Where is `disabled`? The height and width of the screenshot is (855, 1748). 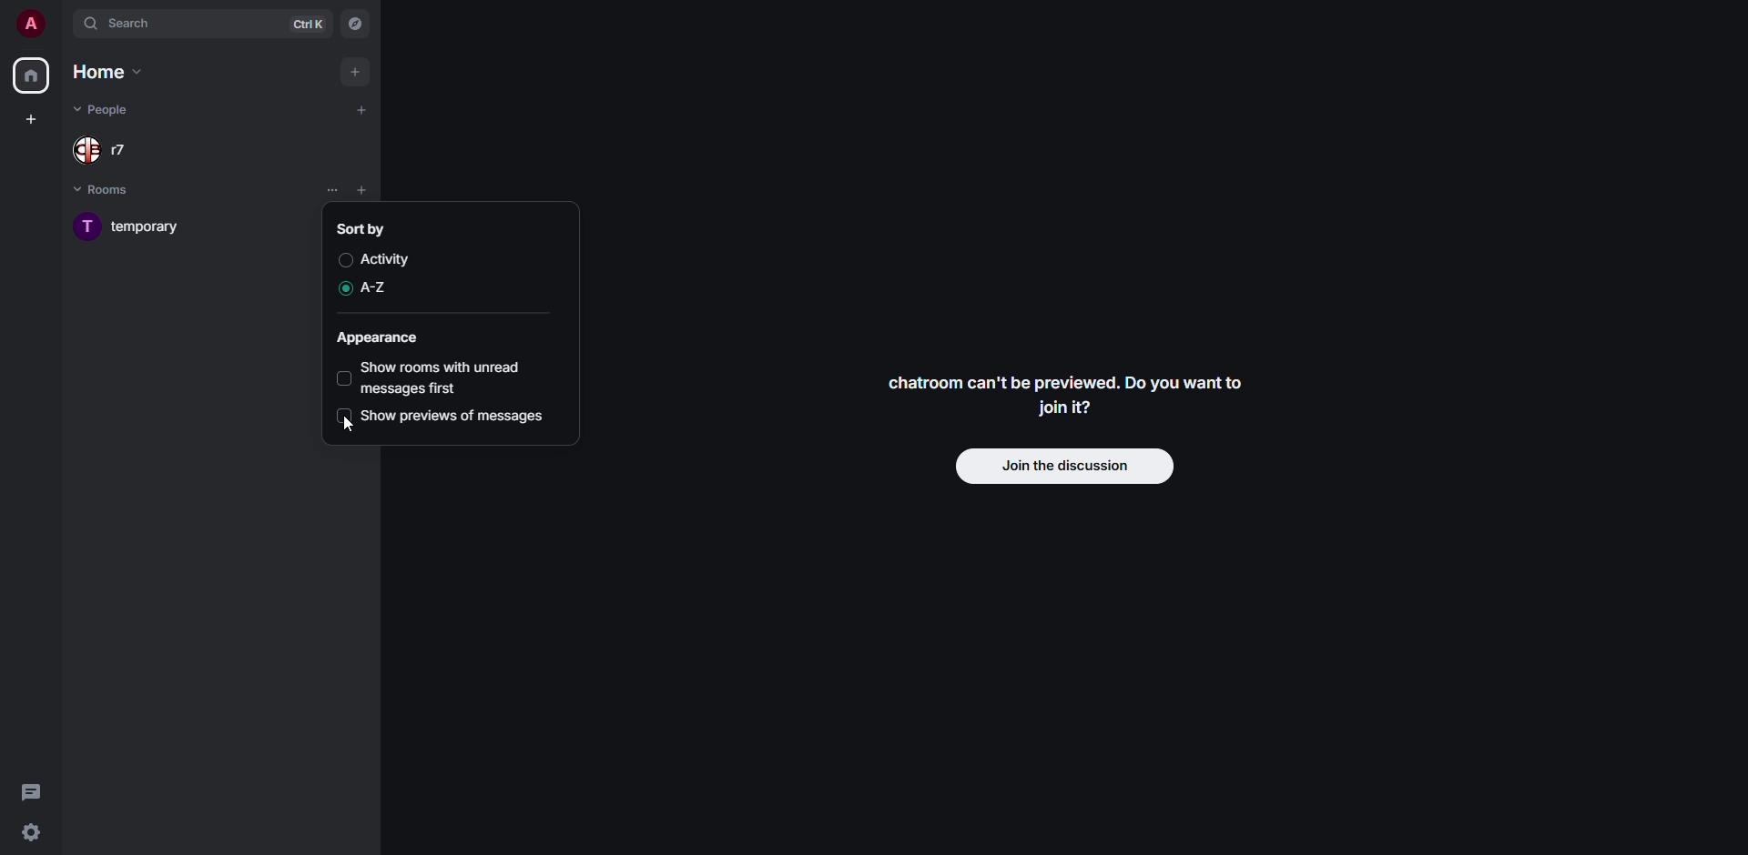 disabled is located at coordinates (346, 259).